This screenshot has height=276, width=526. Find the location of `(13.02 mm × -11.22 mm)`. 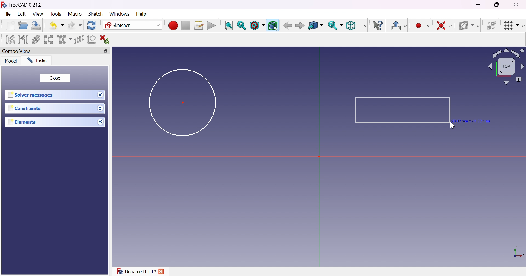

(13.02 mm × -11.22 mm) is located at coordinates (473, 121).